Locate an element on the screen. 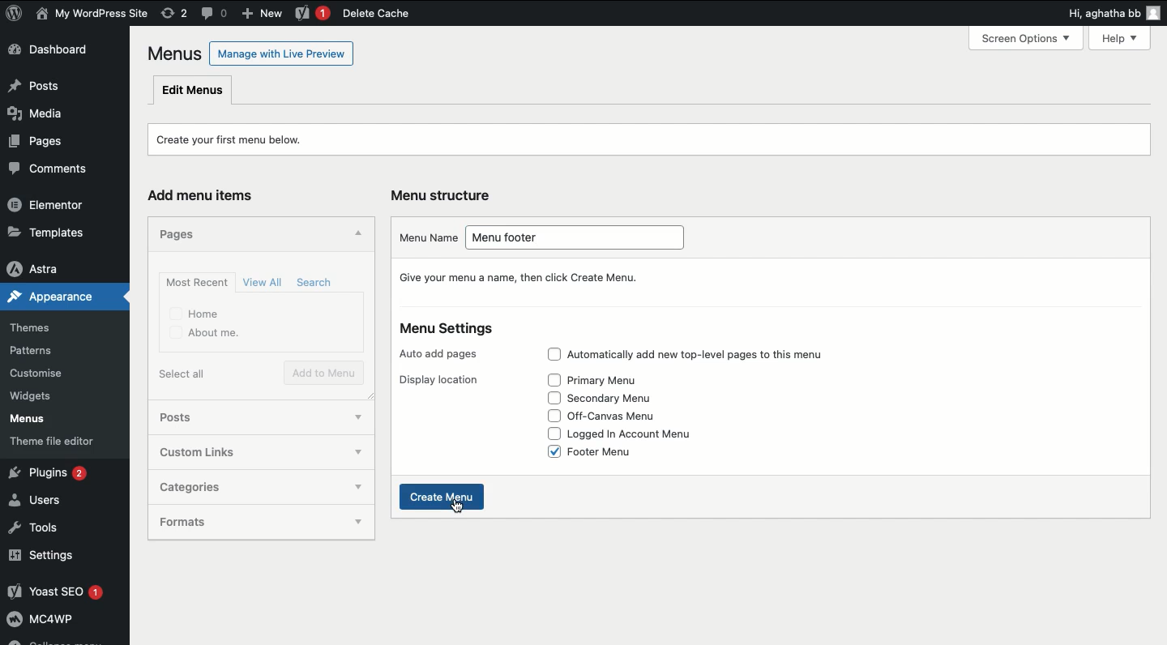  Appearance is located at coordinates (47, 300).